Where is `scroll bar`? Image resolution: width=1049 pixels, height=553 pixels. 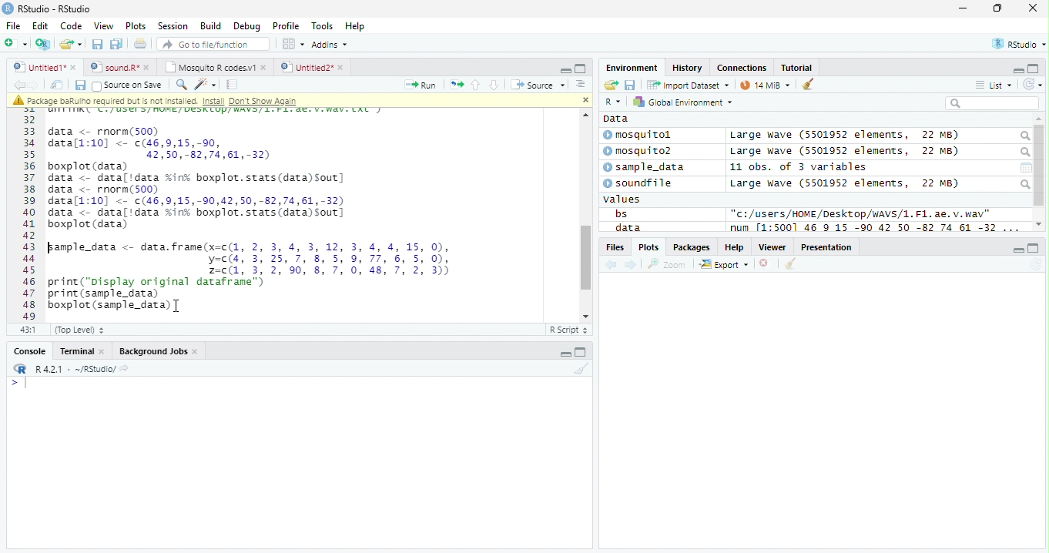 scroll bar is located at coordinates (585, 258).